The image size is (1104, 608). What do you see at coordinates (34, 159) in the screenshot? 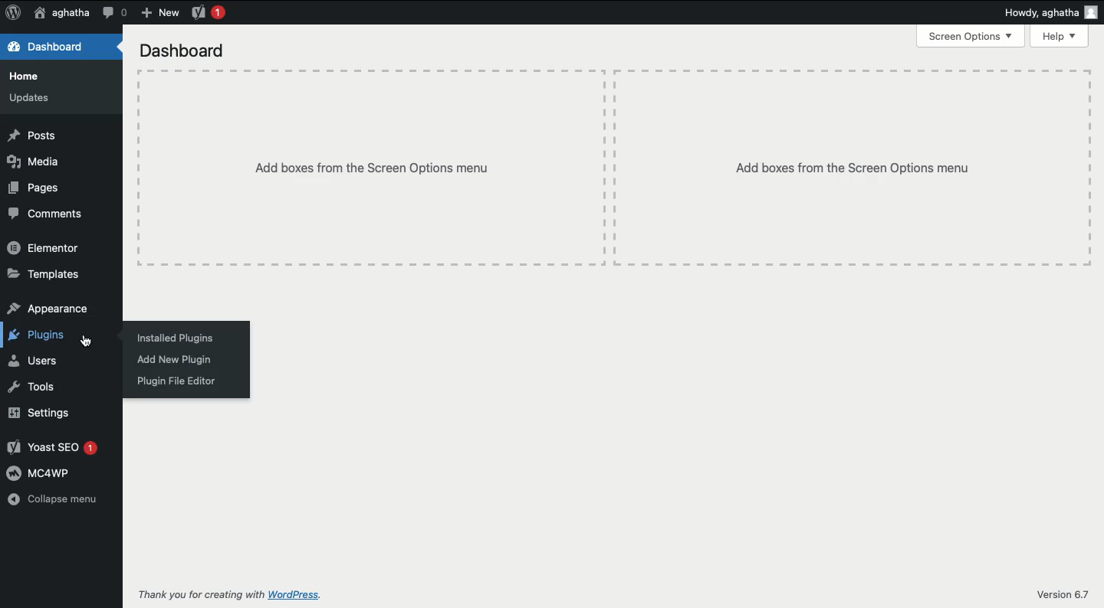
I see `Media` at bounding box center [34, 159].